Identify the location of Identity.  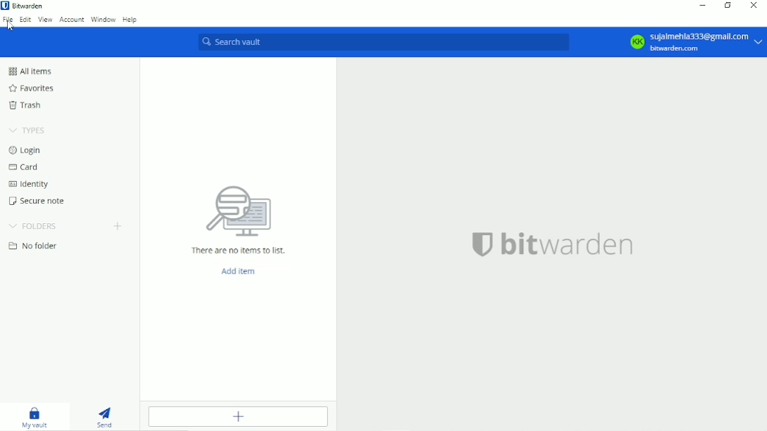
(31, 185).